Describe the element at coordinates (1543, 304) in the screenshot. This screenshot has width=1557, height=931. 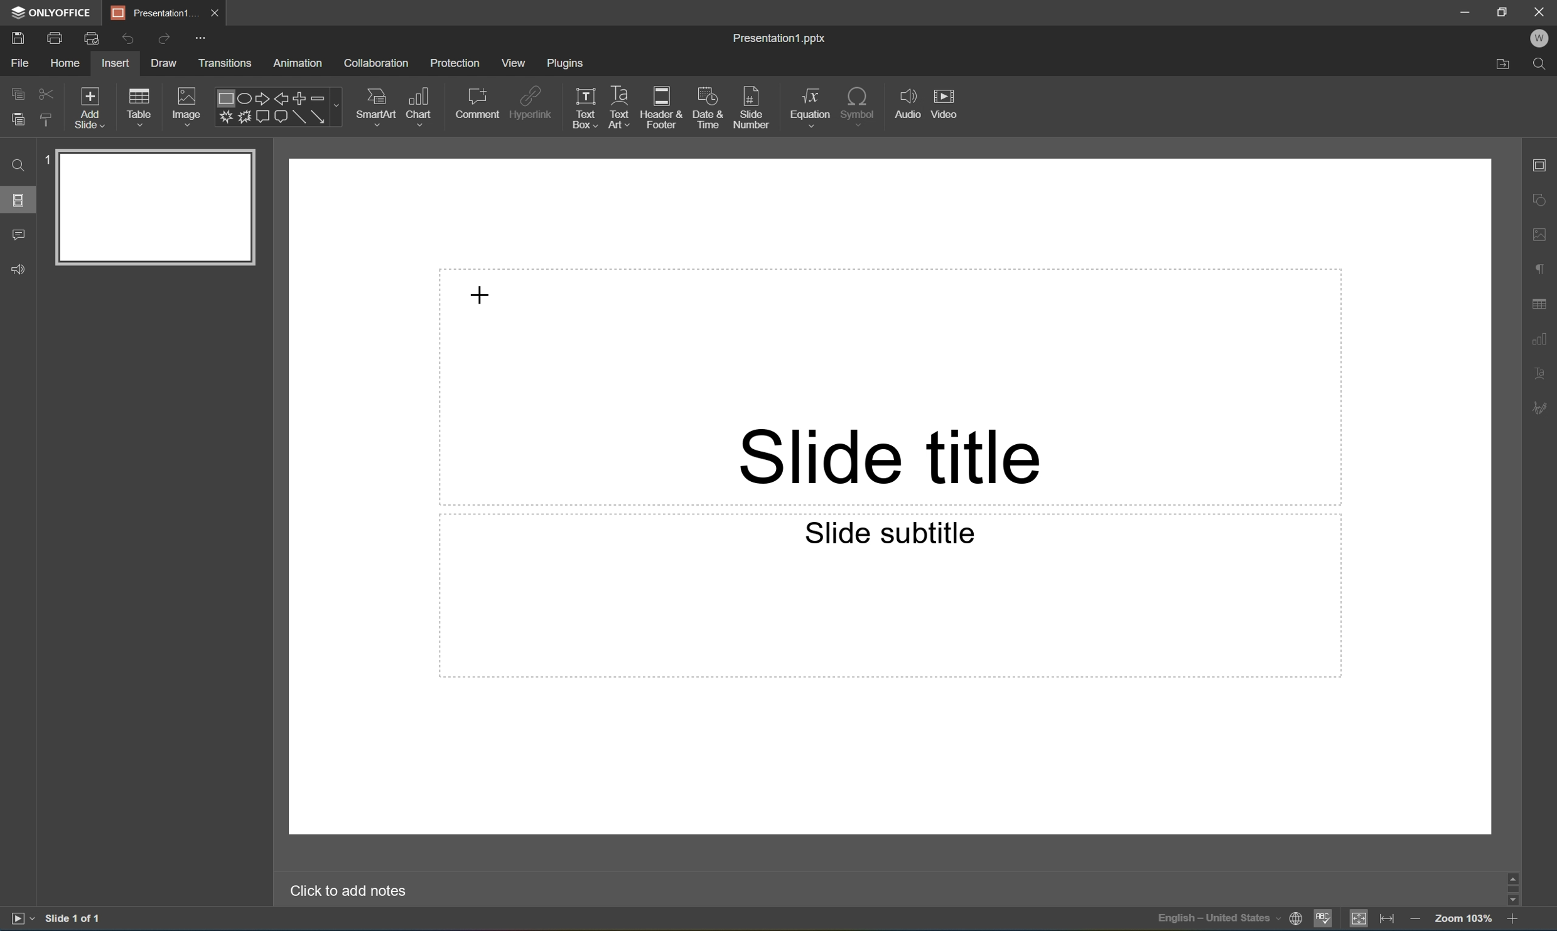
I see `Table settings` at that location.